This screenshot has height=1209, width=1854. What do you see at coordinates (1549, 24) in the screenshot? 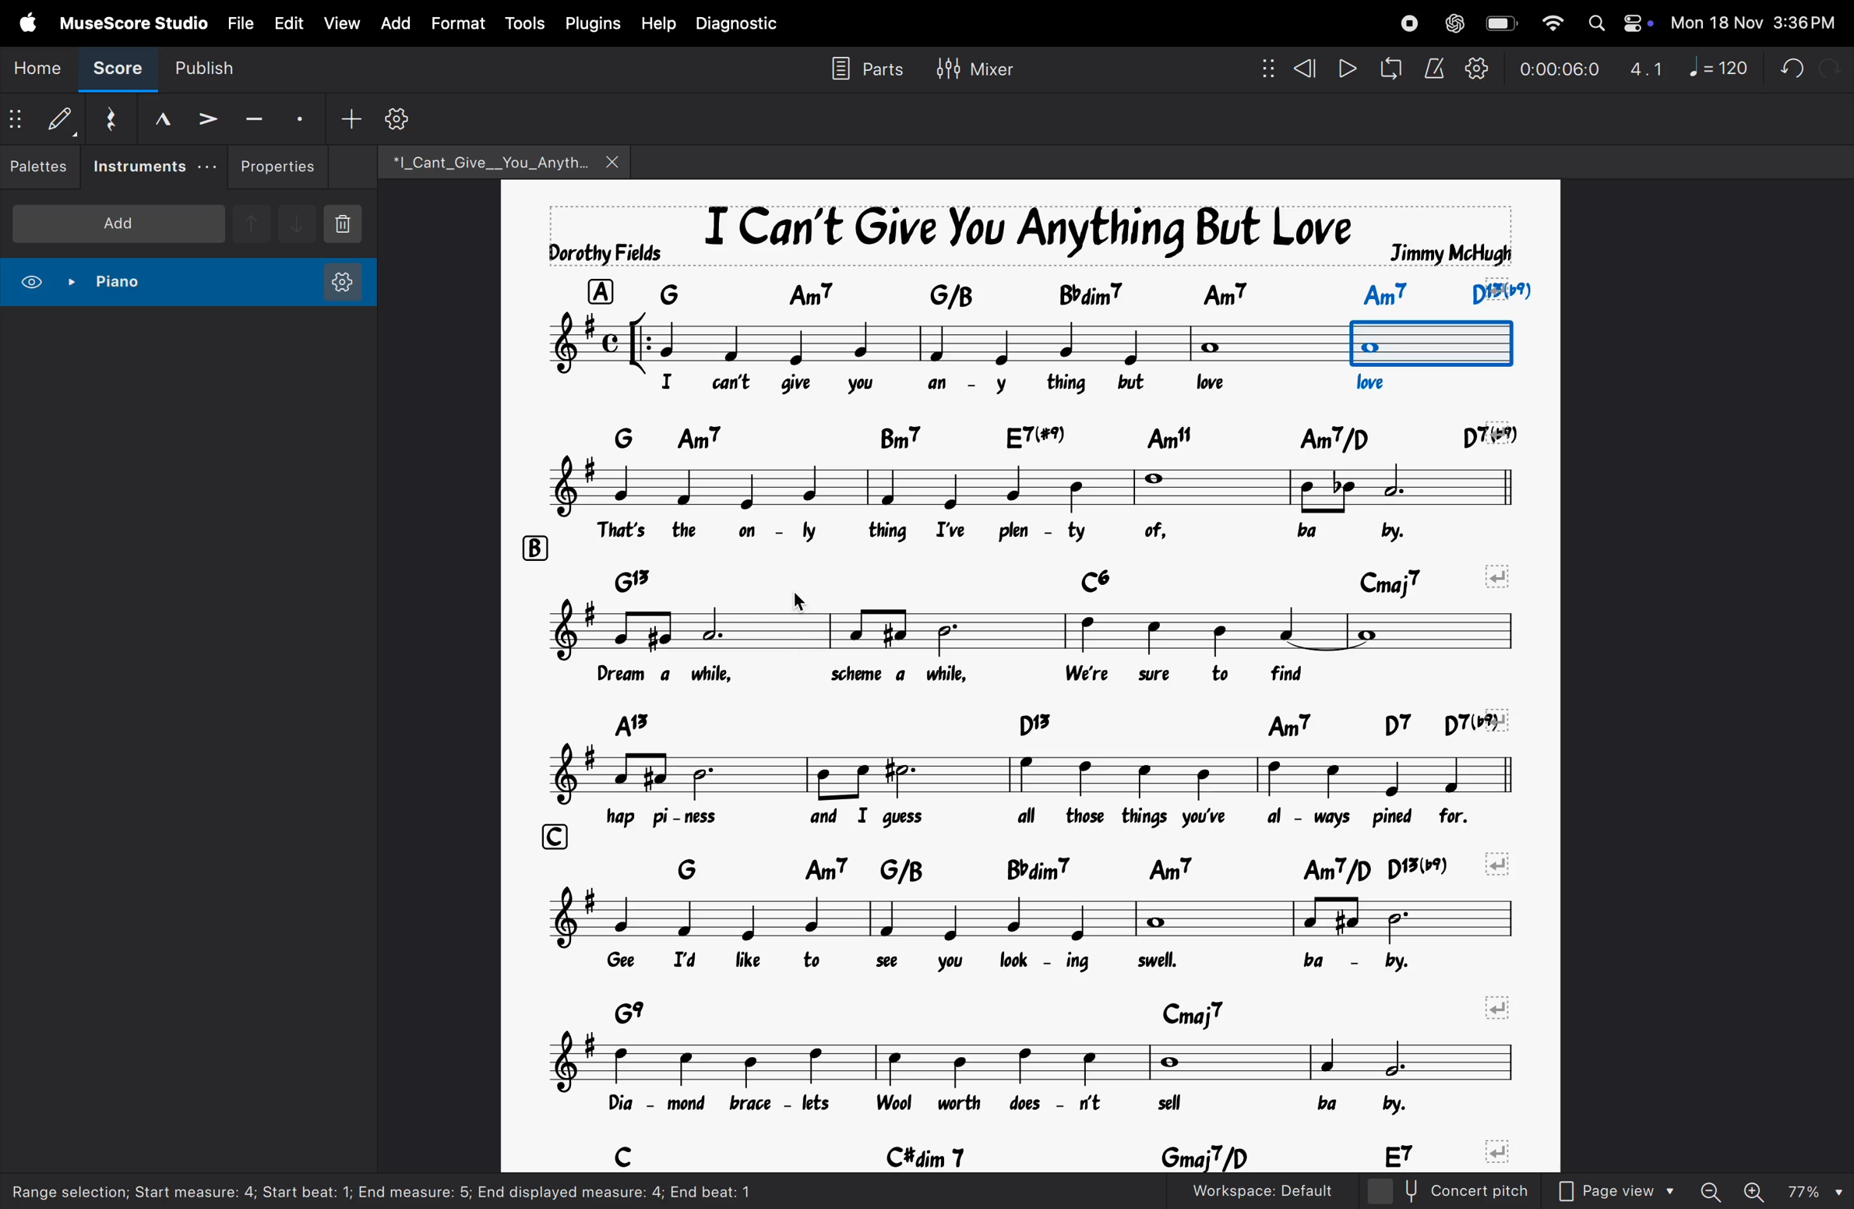
I see `wifi` at bounding box center [1549, 24].